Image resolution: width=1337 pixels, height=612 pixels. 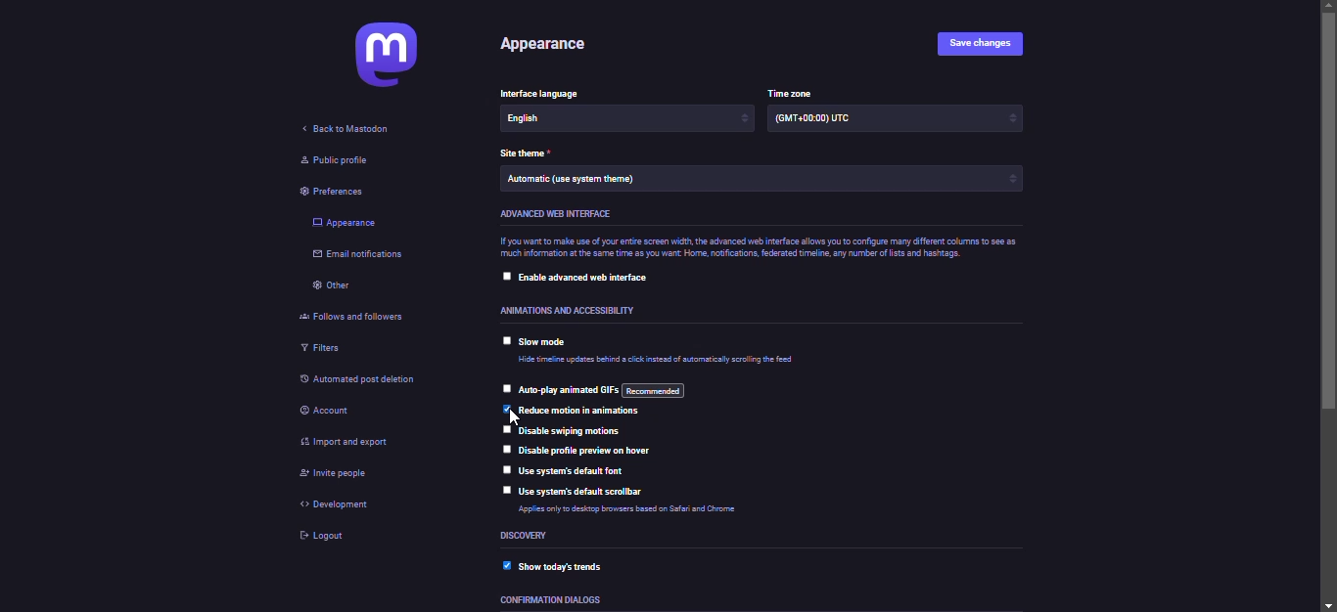 What do you see at coordinates (341, 192) in the screenshot?
I see `preferences` at bounding box center [341, 192].